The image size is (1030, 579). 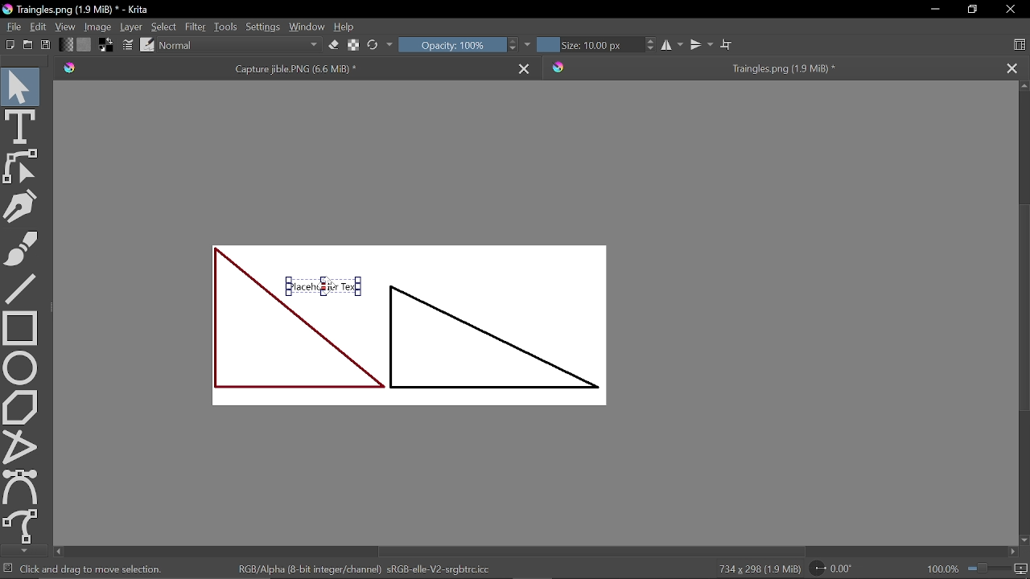 What do you see at coordinates (226, 26) in the screenshot?
I see `Tools` at bounding box center [226, 26].